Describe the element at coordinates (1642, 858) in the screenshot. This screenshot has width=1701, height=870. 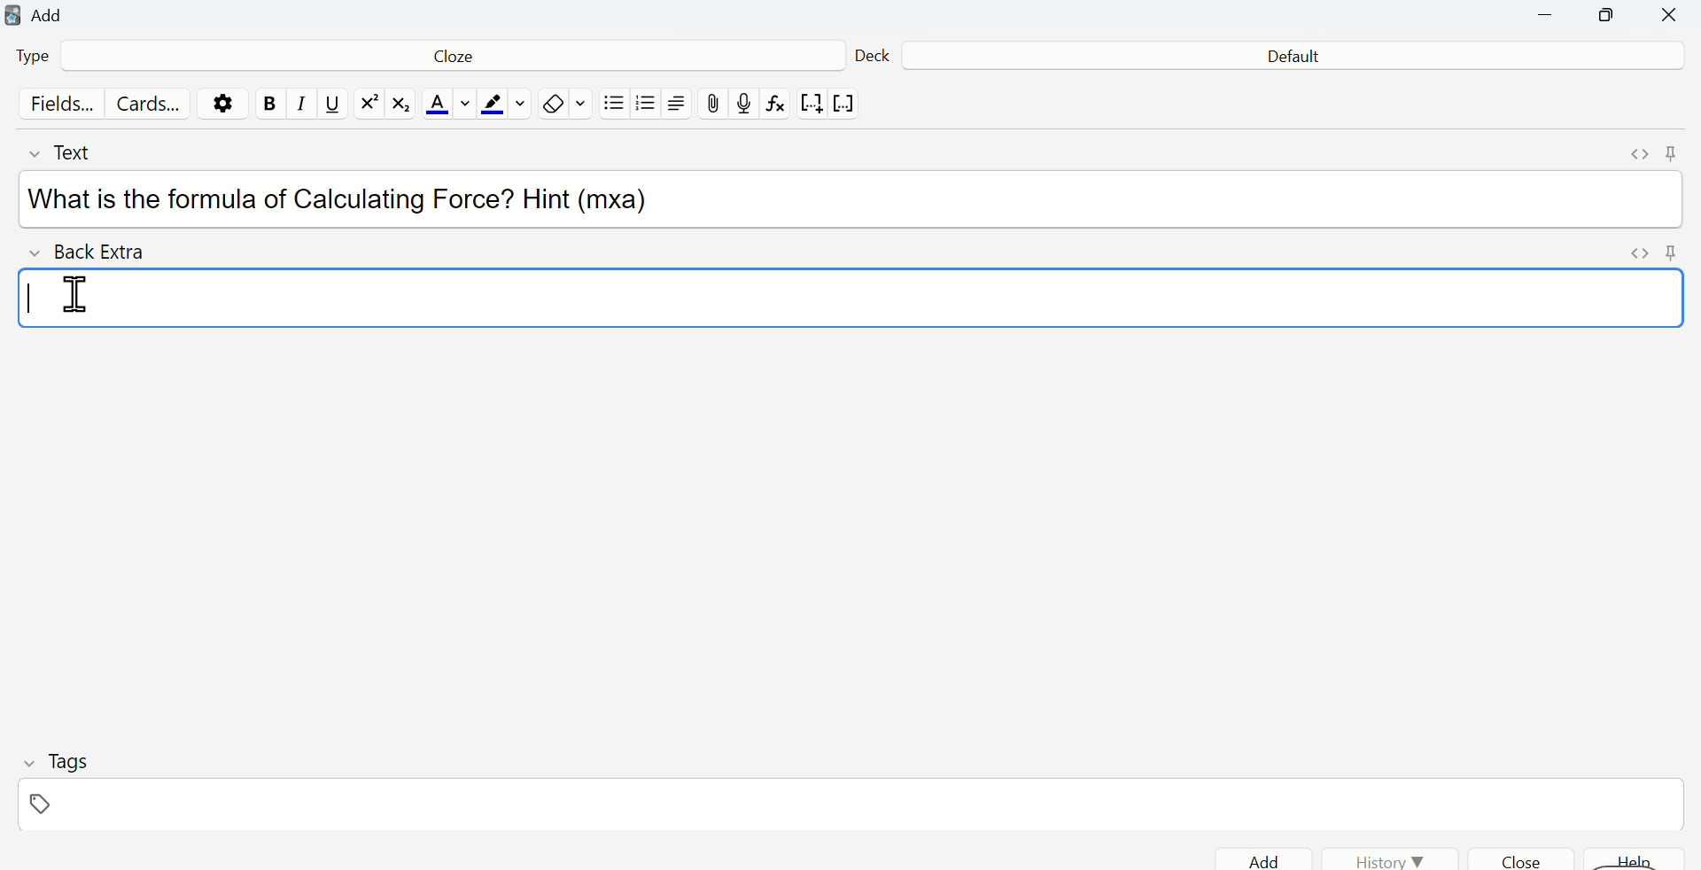
I see `help` at that location.